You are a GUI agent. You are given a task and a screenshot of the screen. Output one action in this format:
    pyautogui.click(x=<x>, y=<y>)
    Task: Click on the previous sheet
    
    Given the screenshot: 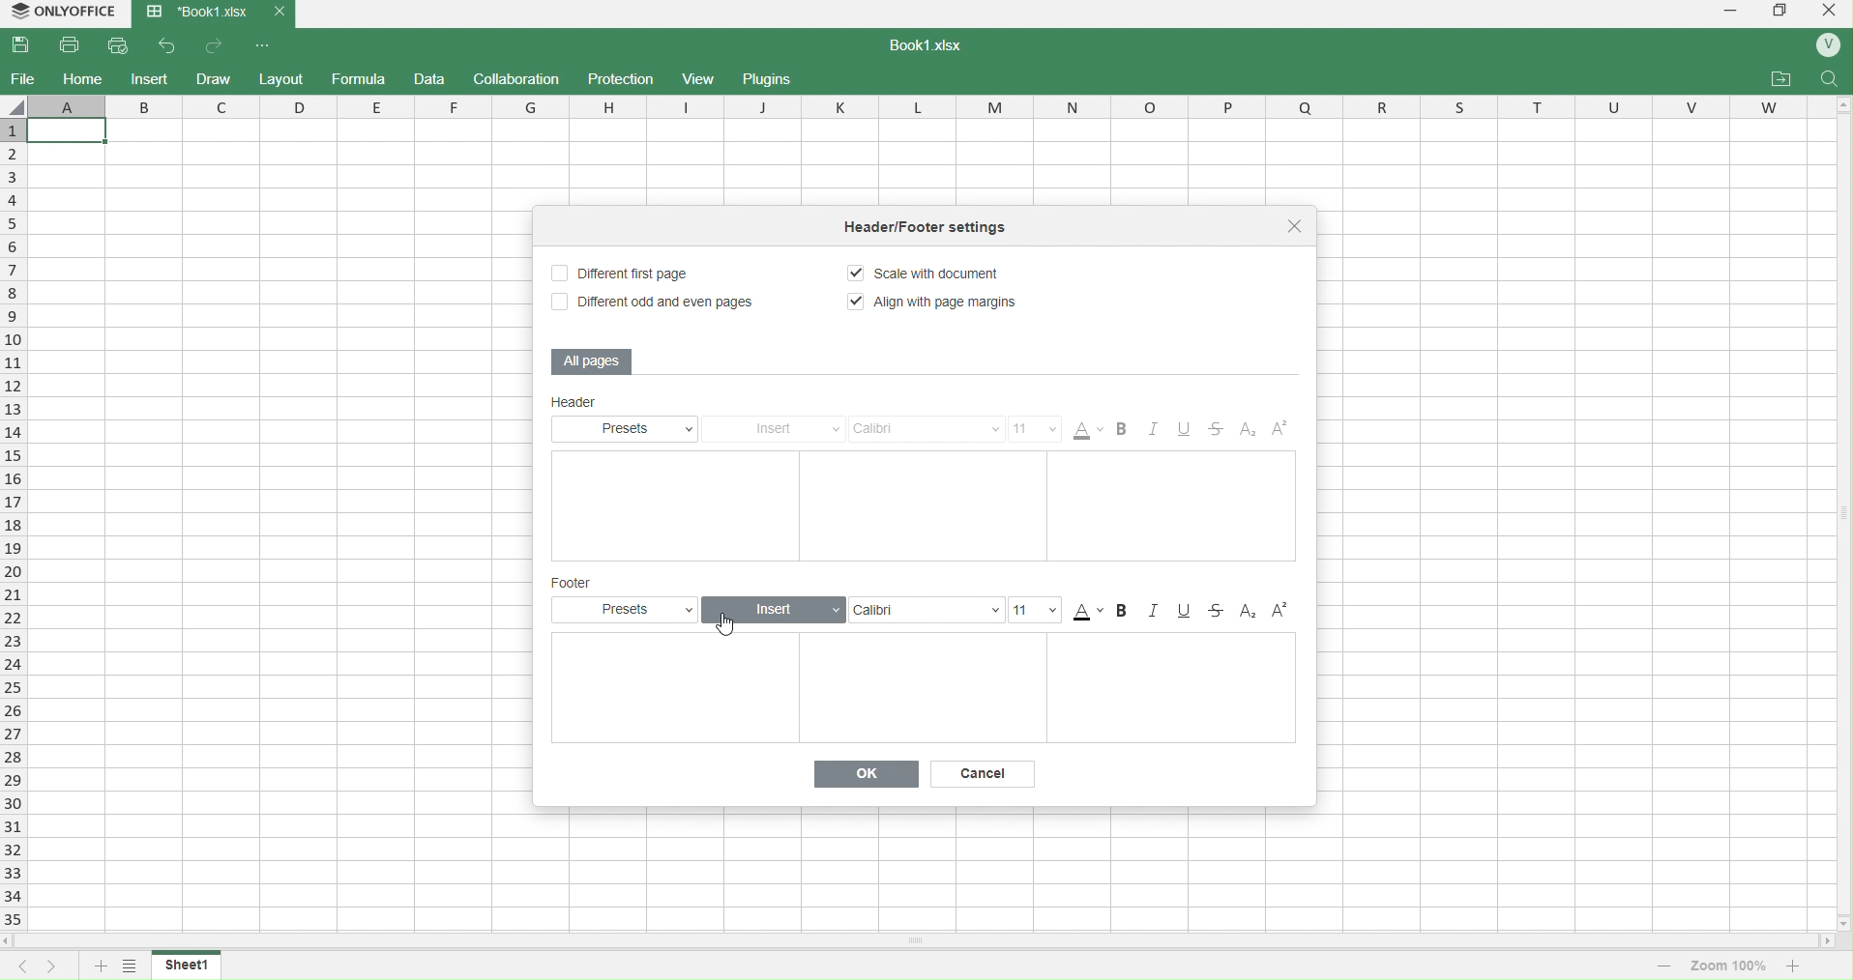 What is the action you would take?
    pyautogui.click(x=15, y=966)
    